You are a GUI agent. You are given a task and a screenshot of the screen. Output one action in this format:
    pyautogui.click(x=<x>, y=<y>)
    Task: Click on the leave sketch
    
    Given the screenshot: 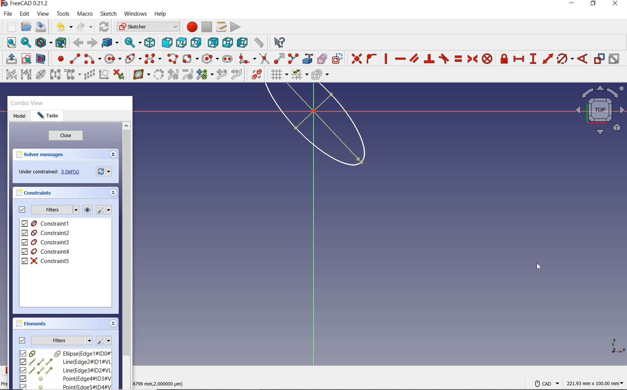 What is the action you would take?
    pyautogui.click(x=10, y=59)
    